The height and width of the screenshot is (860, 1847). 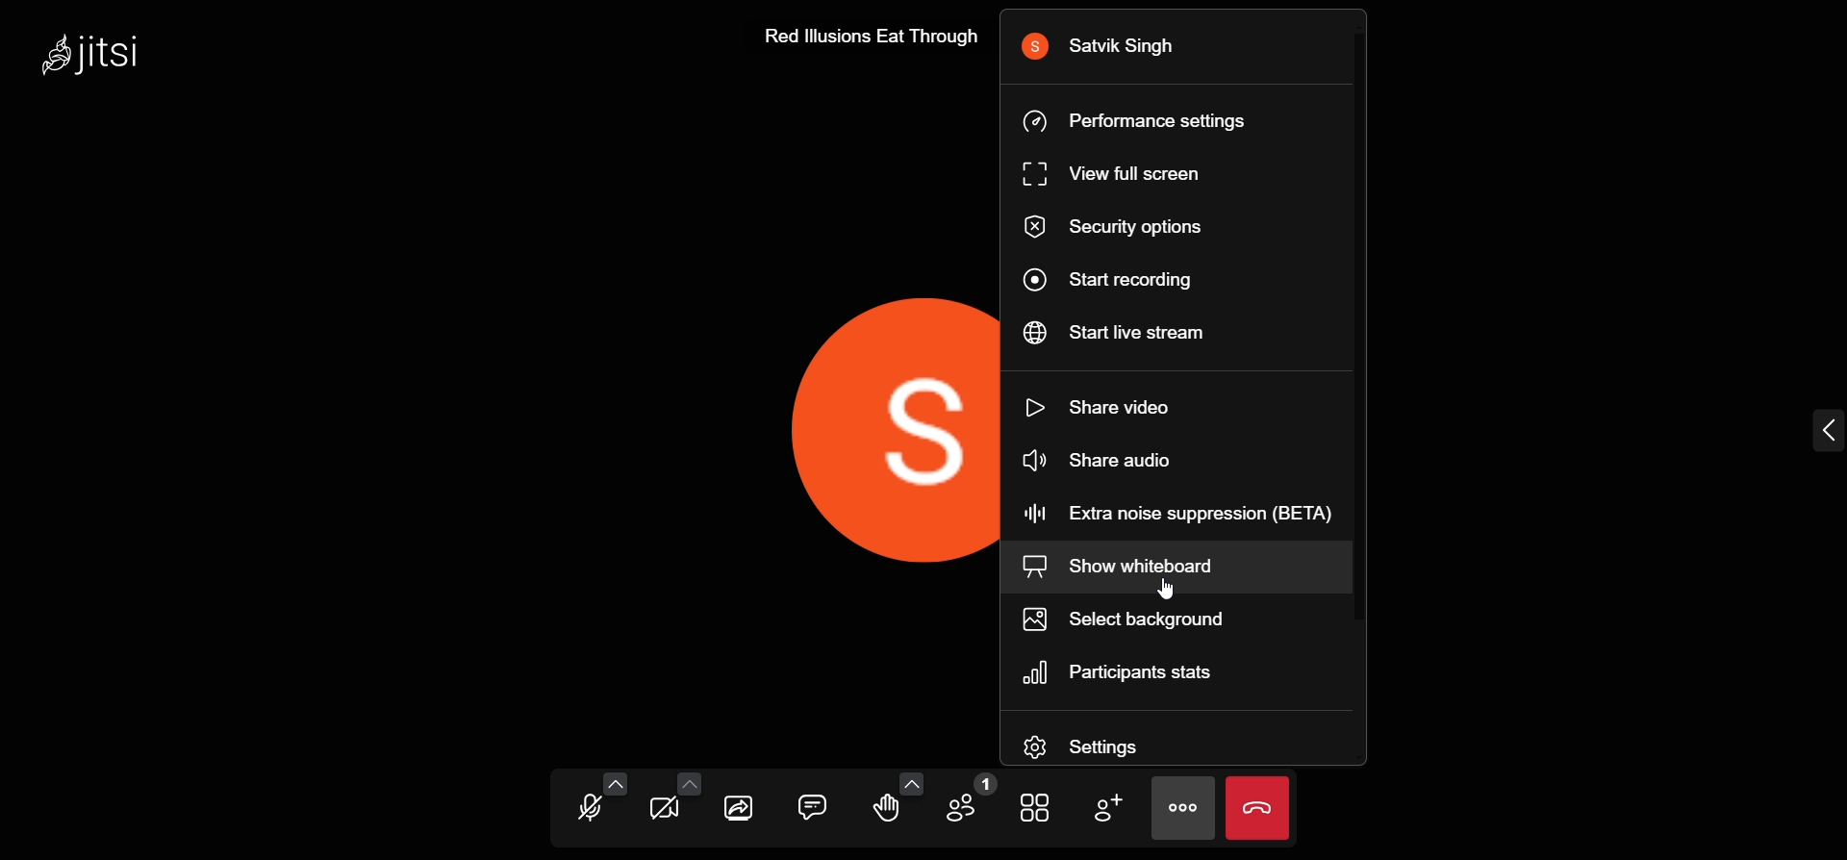 What do you see at coordinates (1259, 808) in the screenshot?
I see `end call` at bounding box center [1259, 808].